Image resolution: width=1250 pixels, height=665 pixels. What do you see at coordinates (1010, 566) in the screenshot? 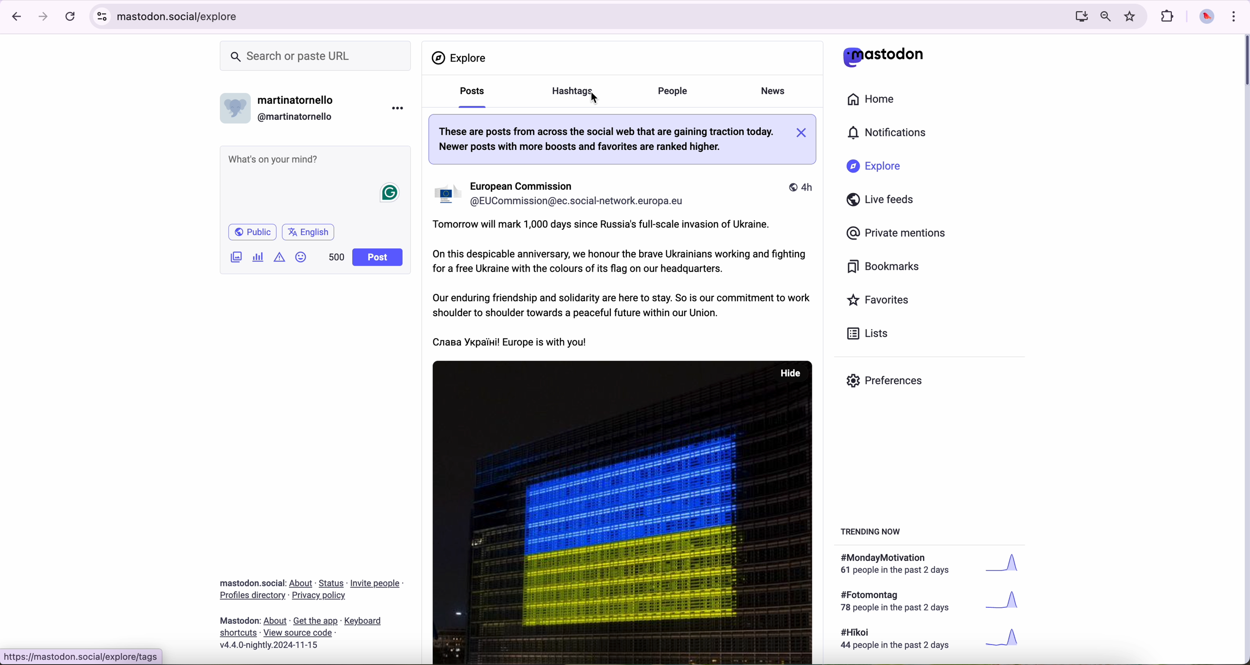
I see `graph` at bounding box center [1010, 566].